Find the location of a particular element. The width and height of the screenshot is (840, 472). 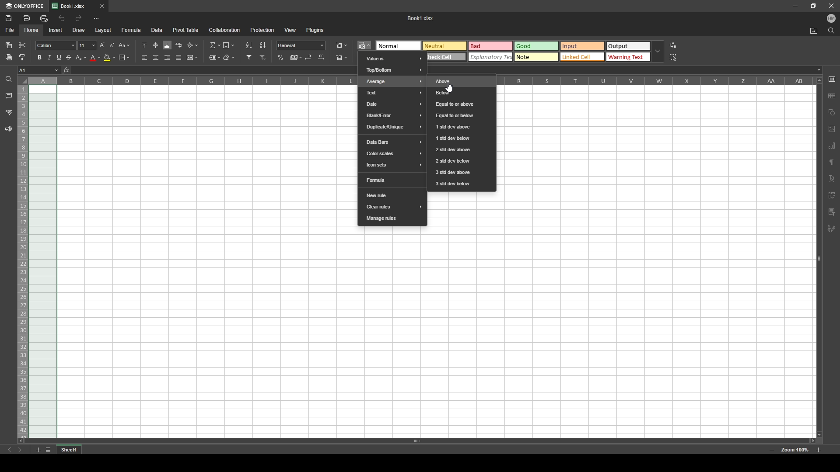

chosen cell is located at coordinates (38, 70).